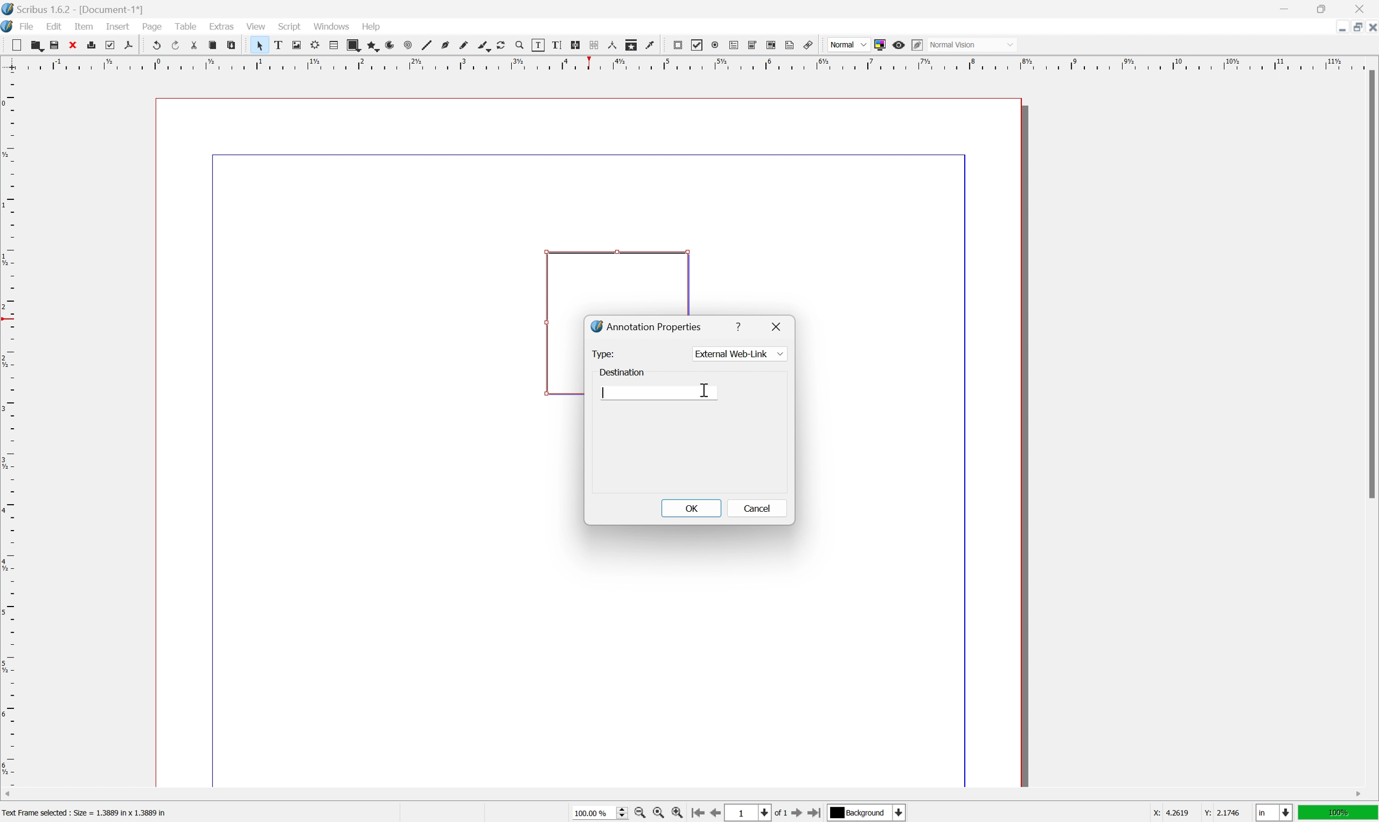 The height and width of the screenshot is (822, 1379). What do you see at coordinates (713, 813) in the screenshot?
I see `go to previous page` at bounding box center [713, 813].